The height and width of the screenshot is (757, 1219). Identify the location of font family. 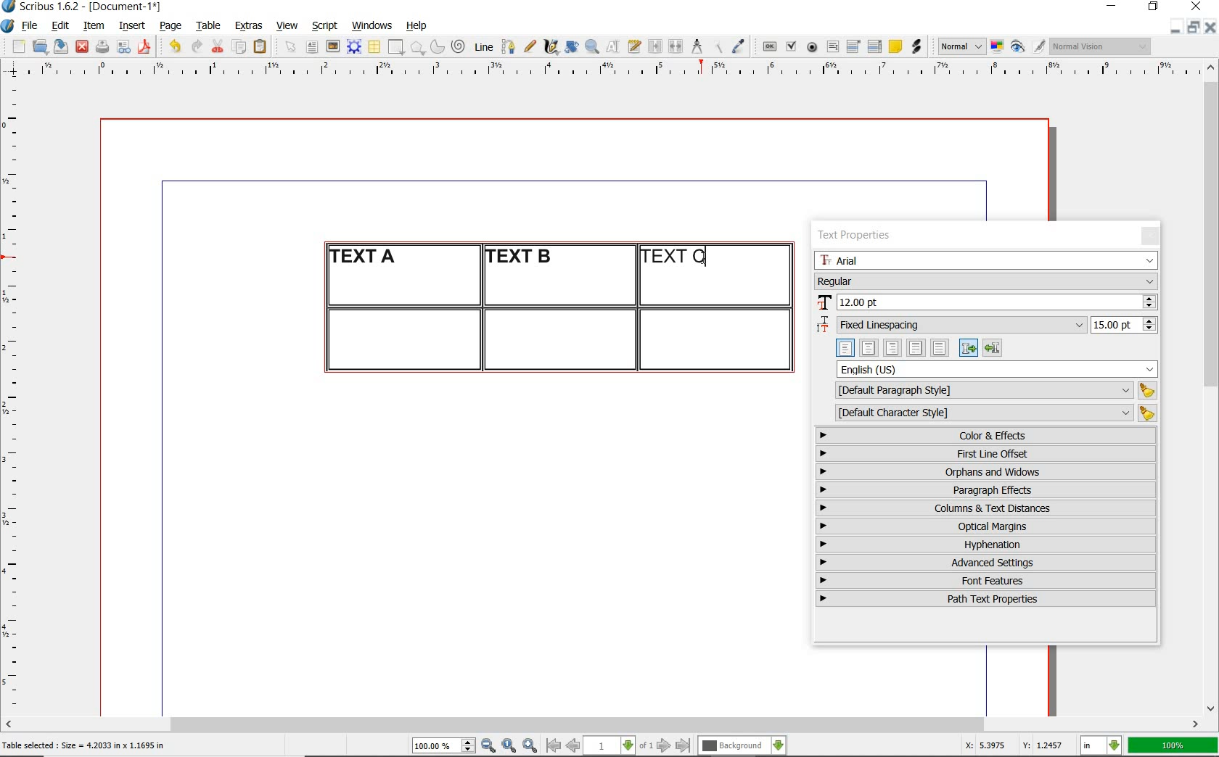
(988, 260).